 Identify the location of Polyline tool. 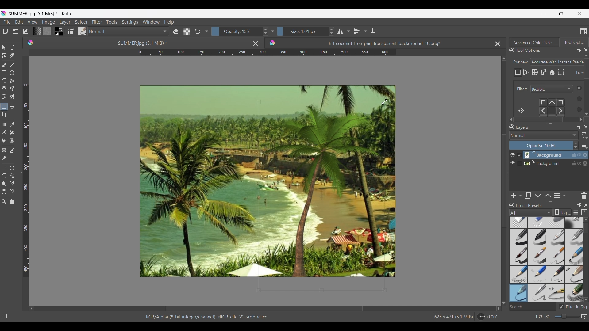
(12, 81).